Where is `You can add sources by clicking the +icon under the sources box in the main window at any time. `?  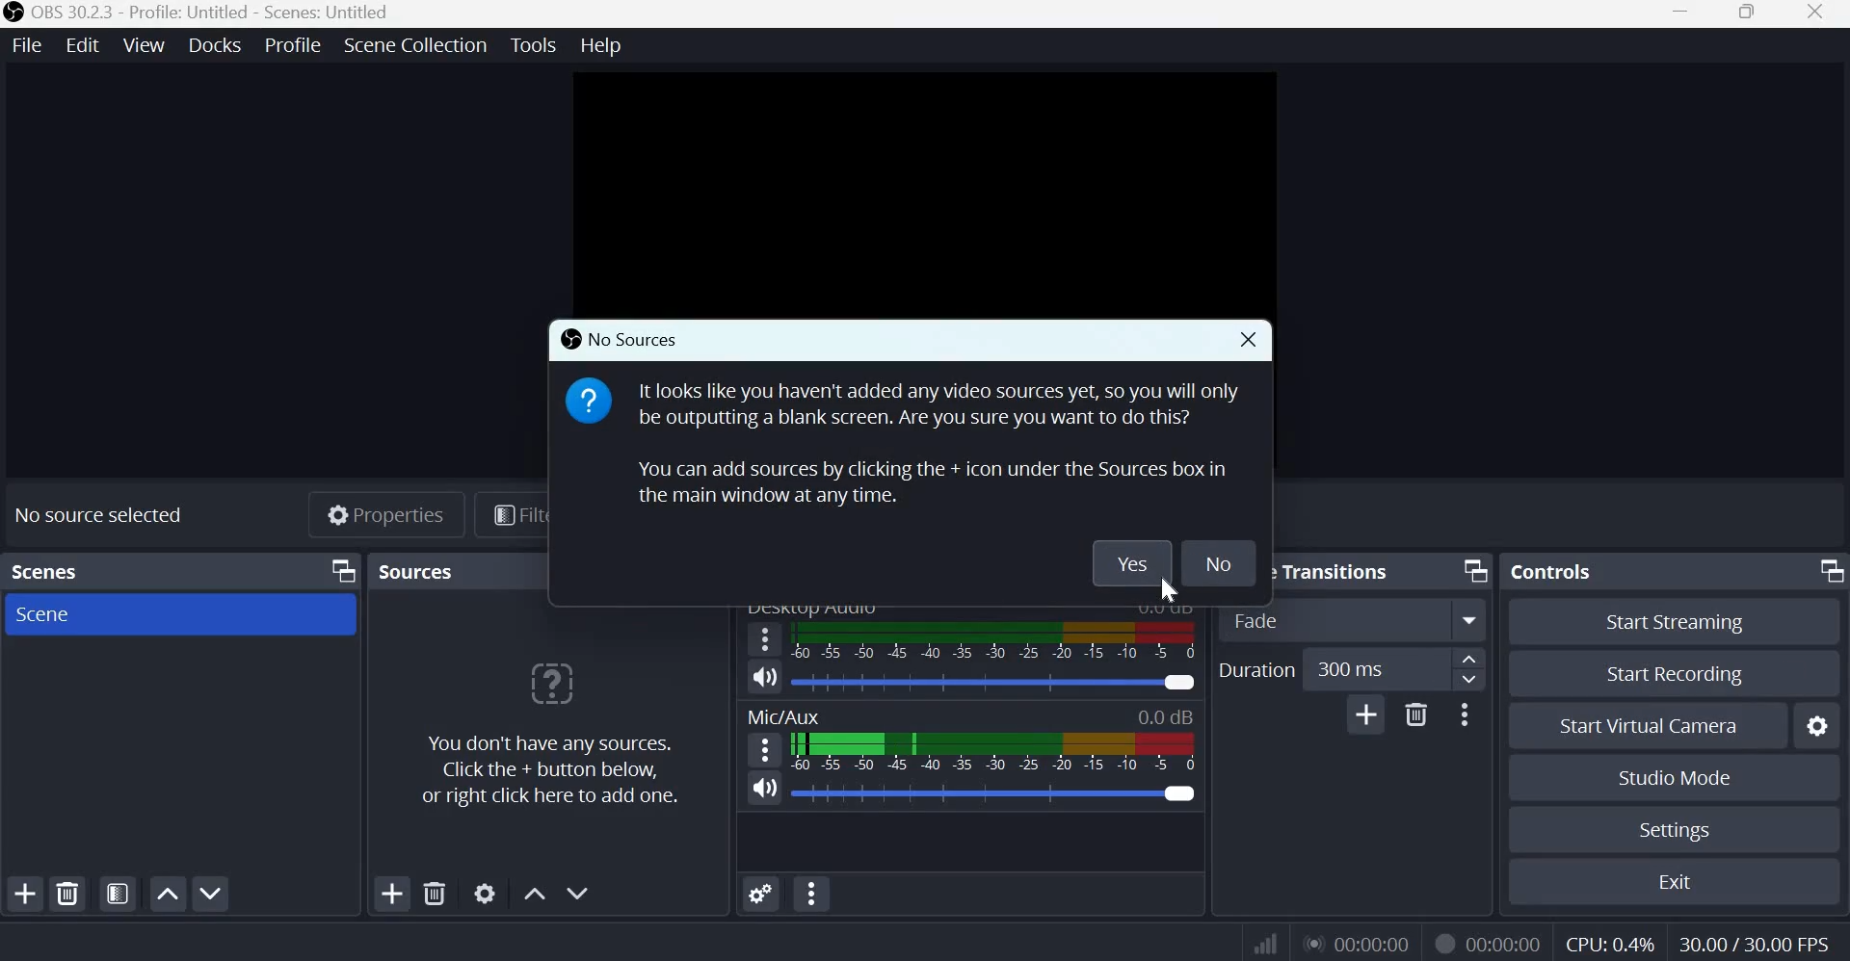
You can add sources by clicking the +icon under the sources box in the main window at any time.  is located at coordinates (911, 481).